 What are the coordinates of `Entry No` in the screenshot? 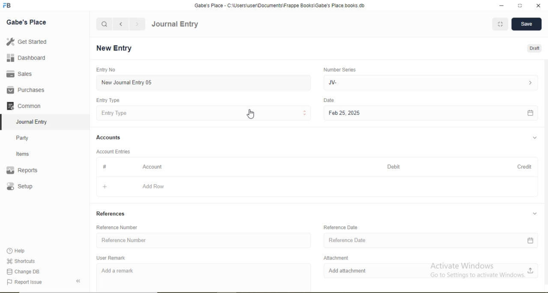 It's located at (104, 69).